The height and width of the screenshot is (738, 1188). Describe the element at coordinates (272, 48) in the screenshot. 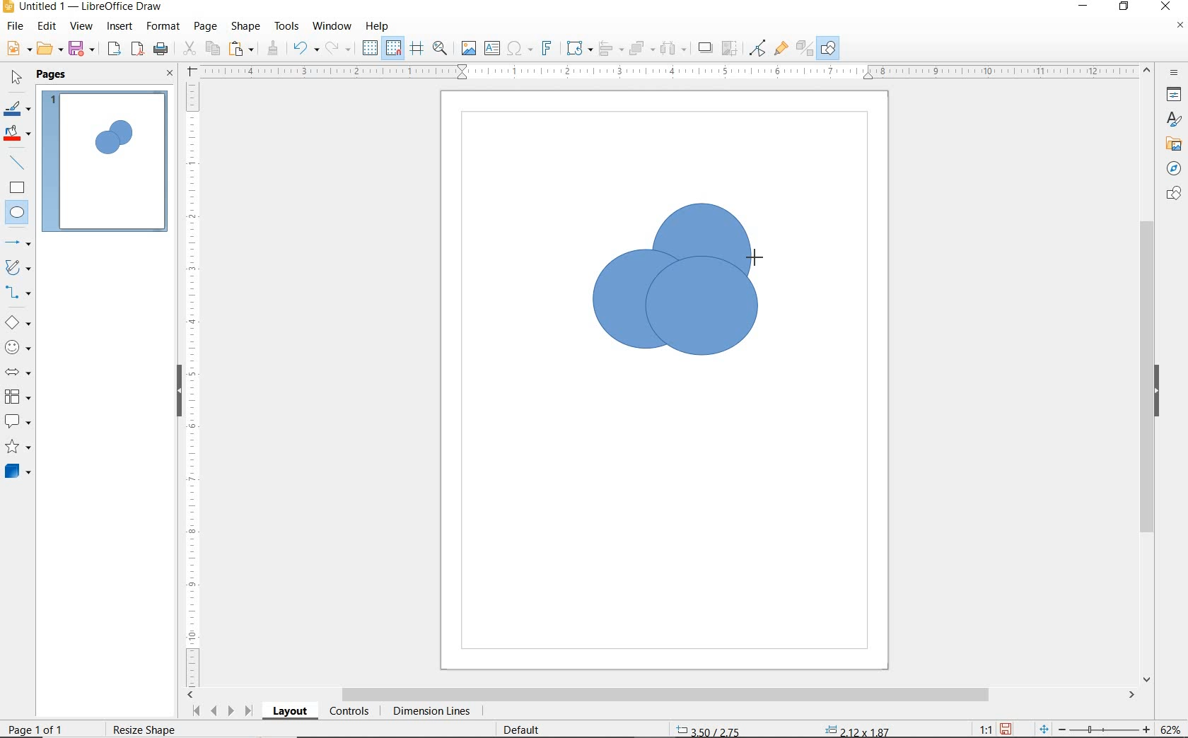

I see `CLONE FORMATTING` at that location.